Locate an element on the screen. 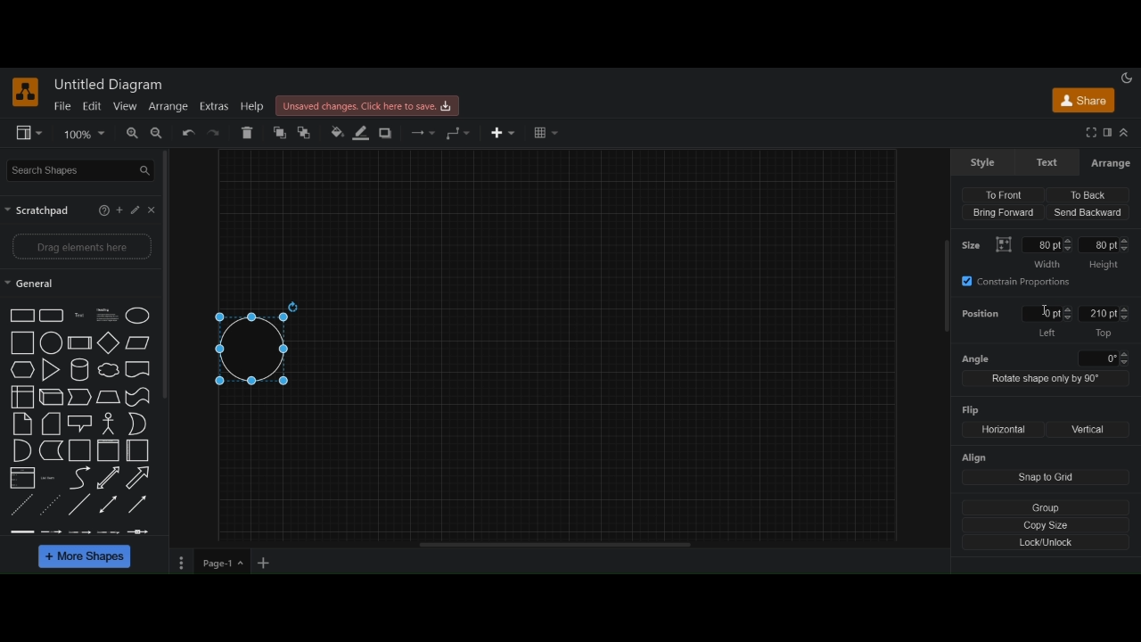 This screenshot has height=642, width=1141. trapezium is located at coordinates (138, 342).